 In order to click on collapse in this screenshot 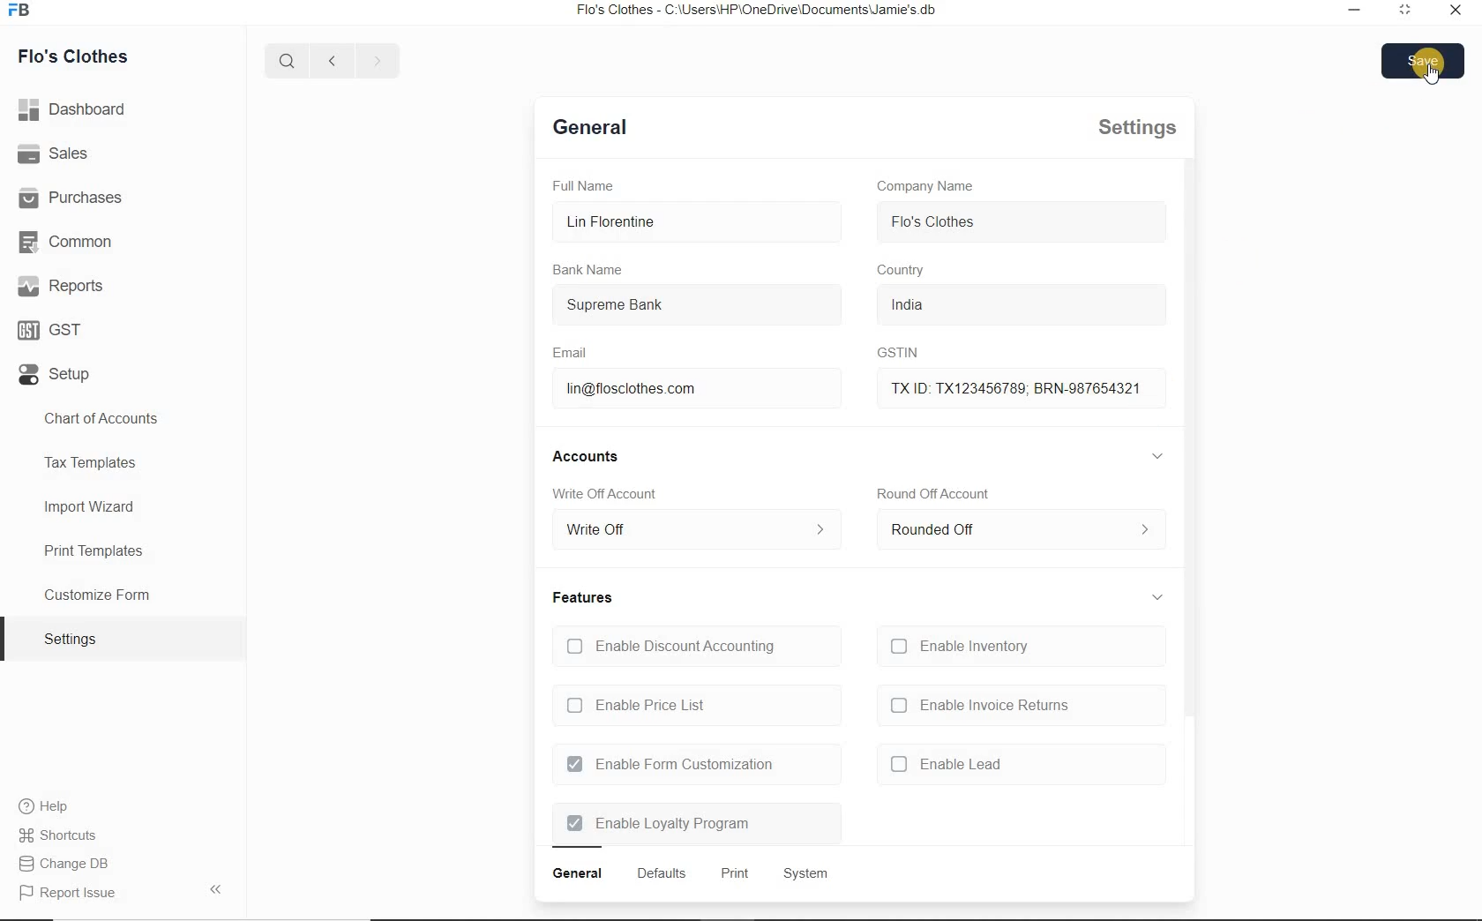, I will do `click(1158, 593)`.